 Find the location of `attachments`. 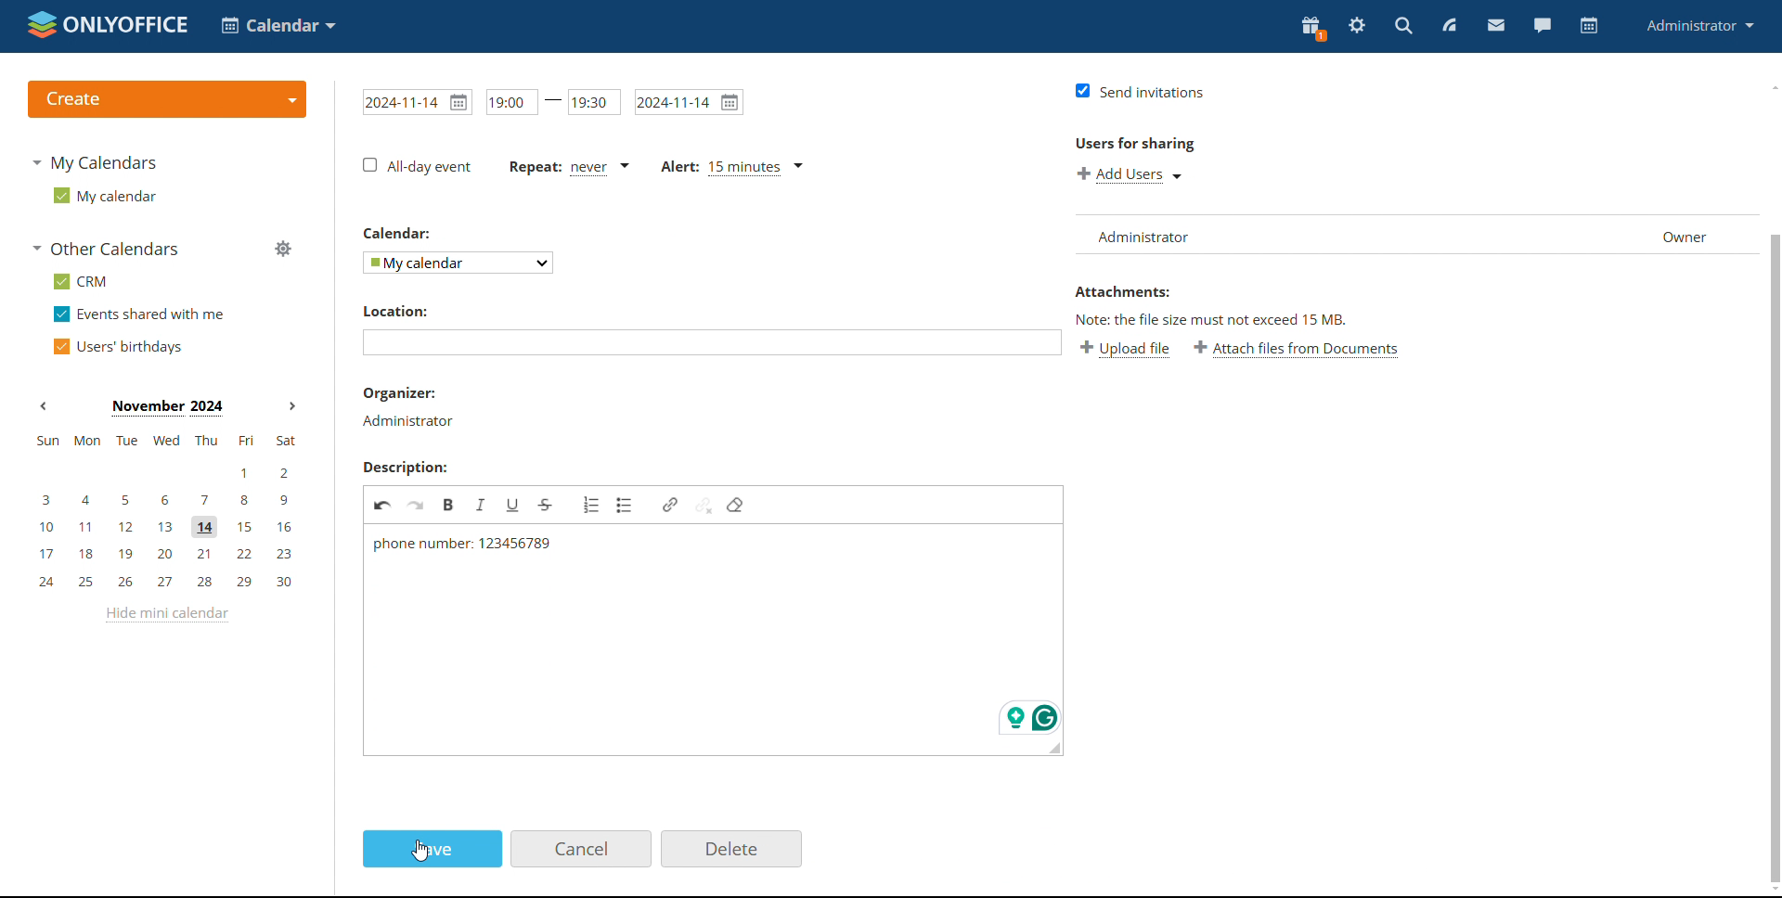

attachments is located at coordinates (1126, 291).